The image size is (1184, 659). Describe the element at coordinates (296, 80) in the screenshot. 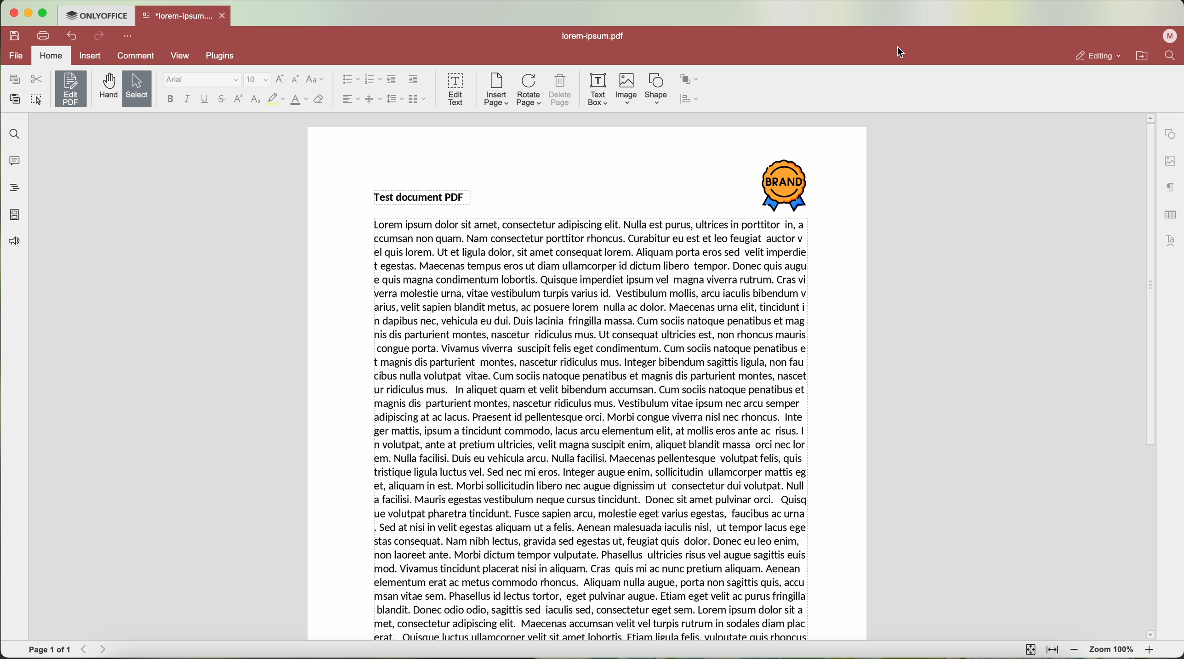

I see `decrement font size` at that location.